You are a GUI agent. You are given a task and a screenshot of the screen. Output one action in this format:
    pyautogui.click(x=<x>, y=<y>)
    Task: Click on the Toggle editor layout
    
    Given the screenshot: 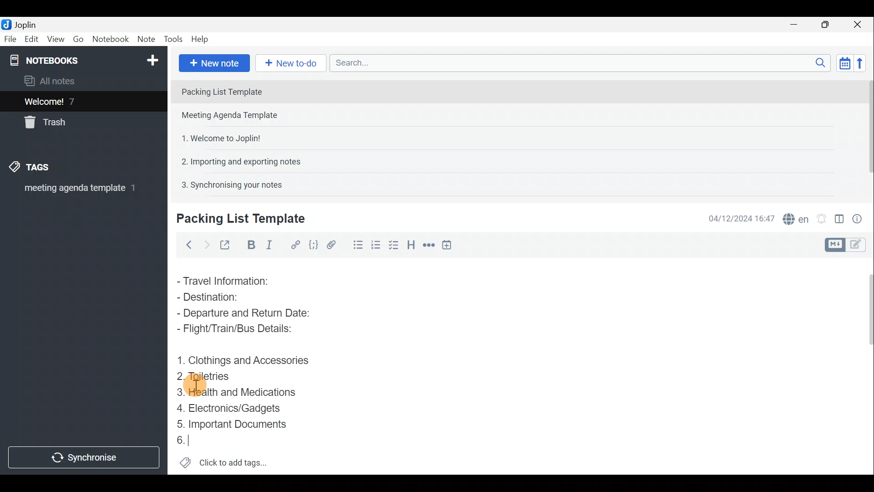 What is the action you would take?
    pyautogui.click(x=839, y=216)
    